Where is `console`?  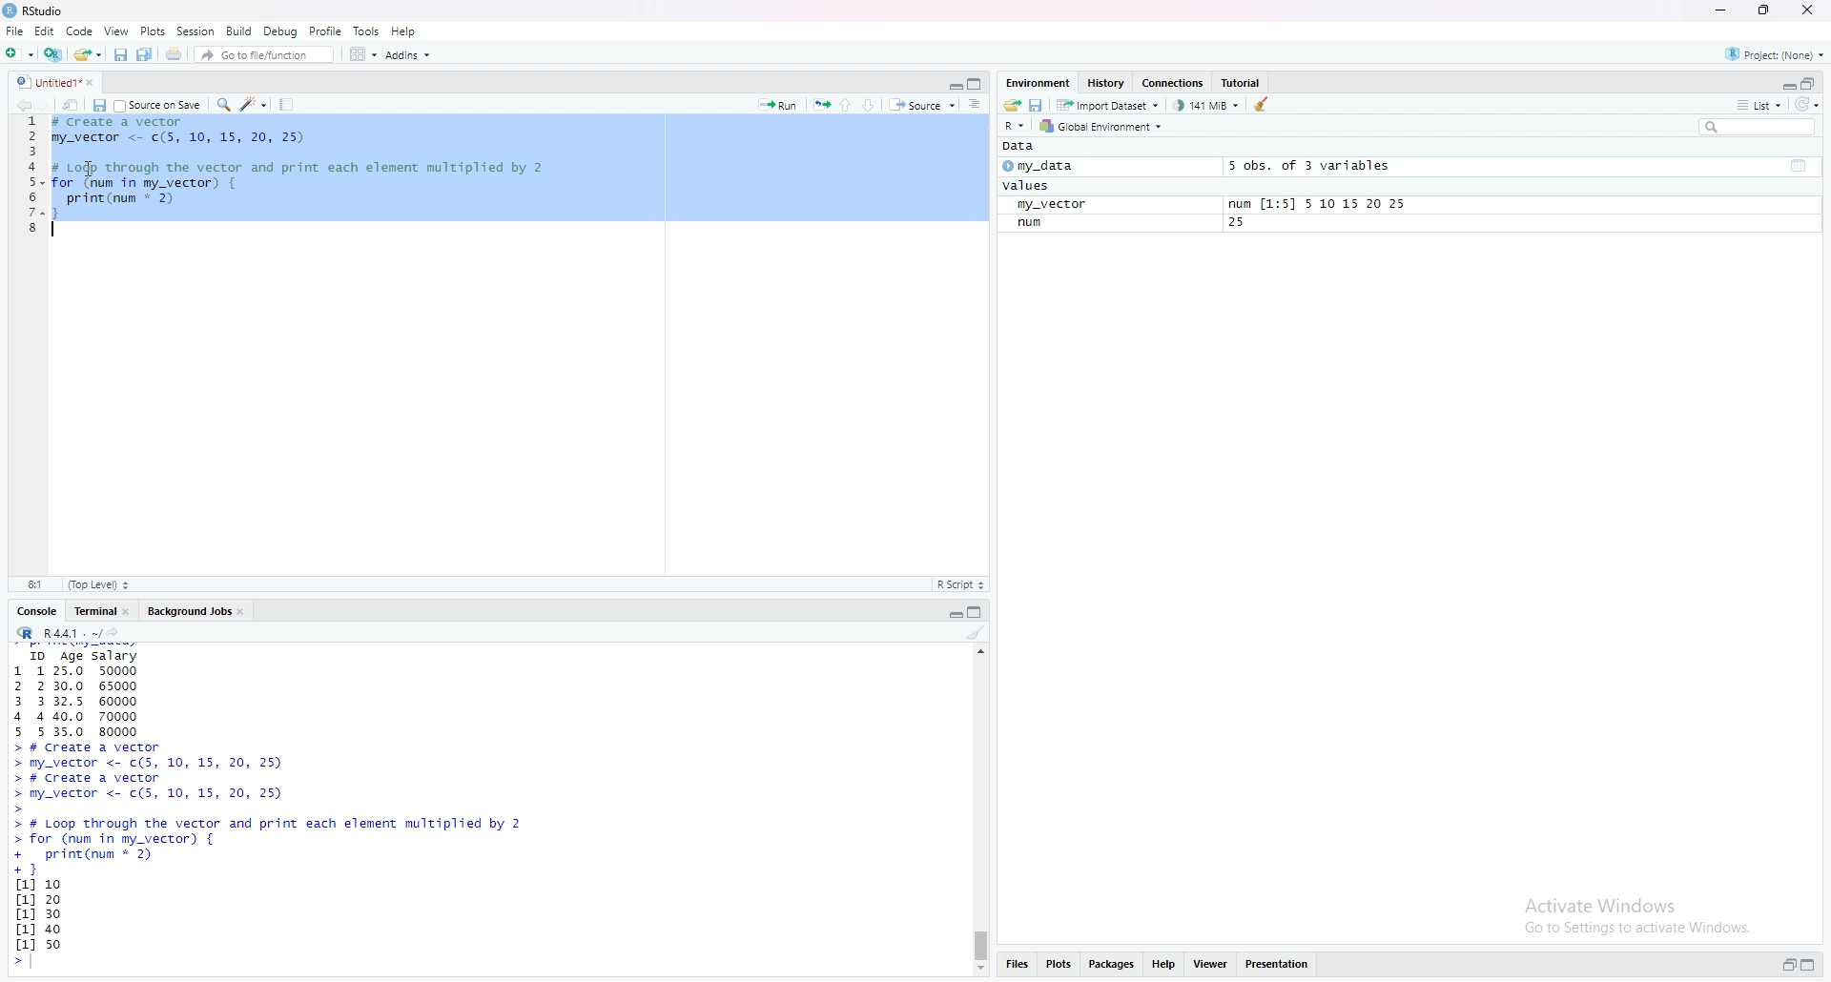
console is located at coordinates (38, 611).